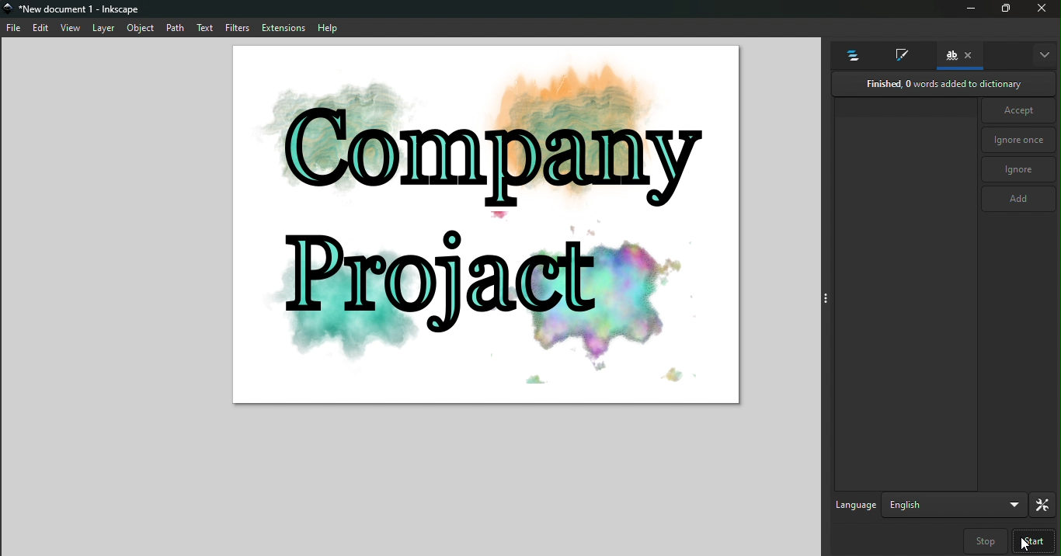 The image size is (1061, 556). Describe the element at coordinates (935, 83) in the screenshot. I see `Finished, 0 words added to dictionary` at that location.